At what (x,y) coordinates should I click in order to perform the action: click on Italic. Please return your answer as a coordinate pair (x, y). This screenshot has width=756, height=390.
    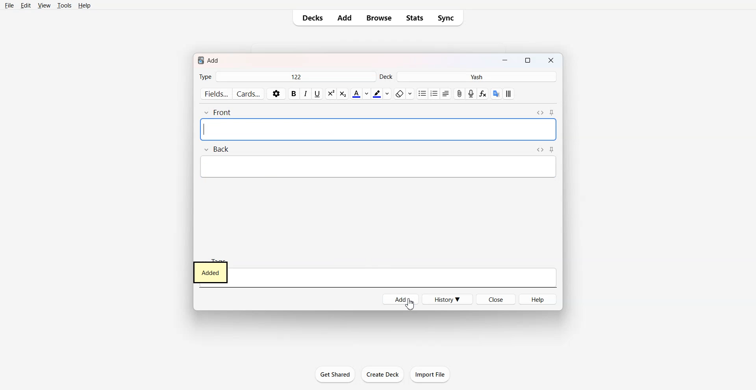
    Looking at the image, I should click on (305, 93).